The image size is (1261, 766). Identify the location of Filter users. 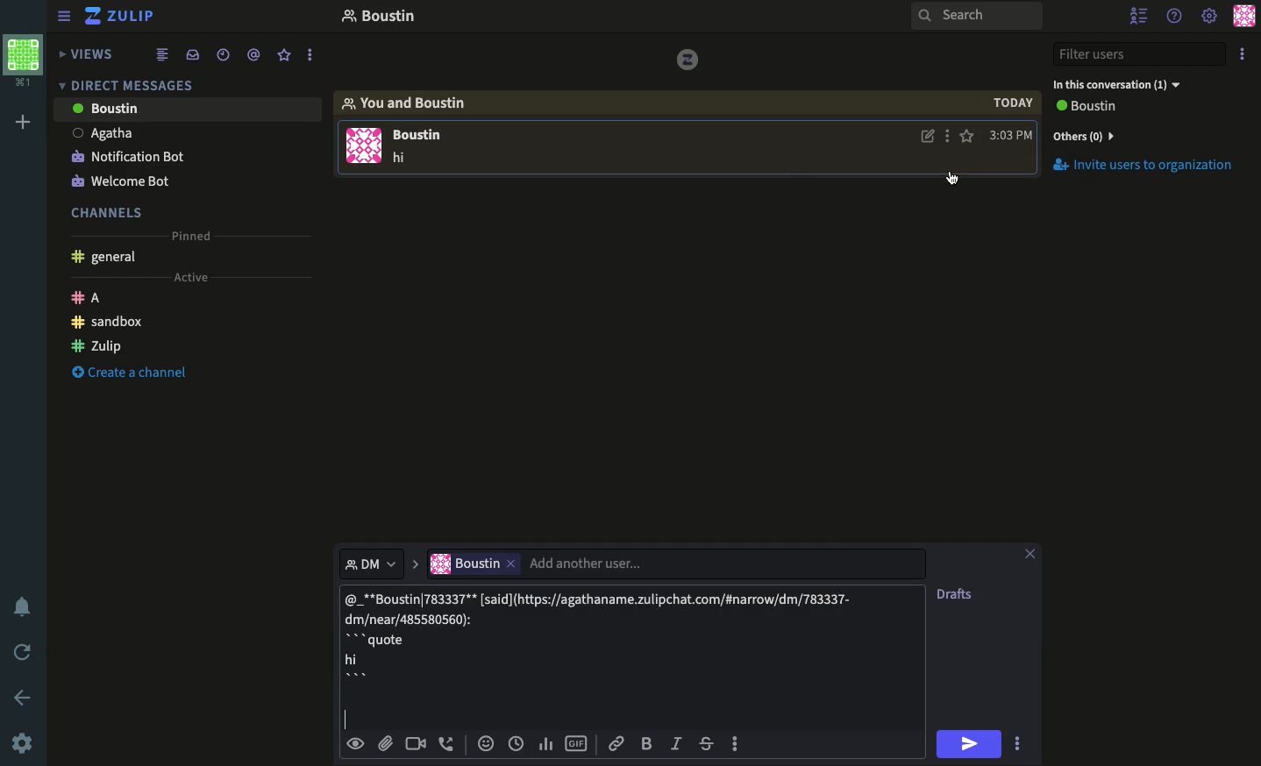
(1142, 55).